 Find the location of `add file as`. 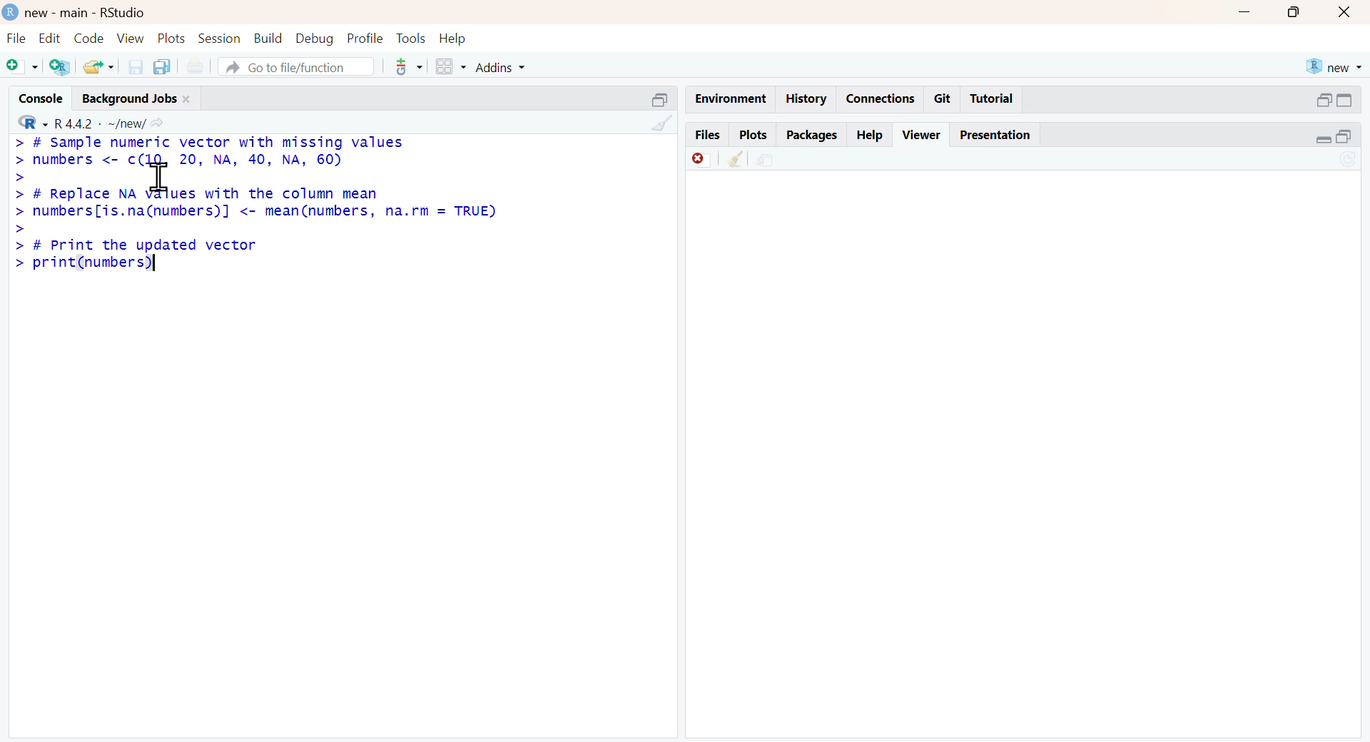

add file as is located at coordinates (23, 67).